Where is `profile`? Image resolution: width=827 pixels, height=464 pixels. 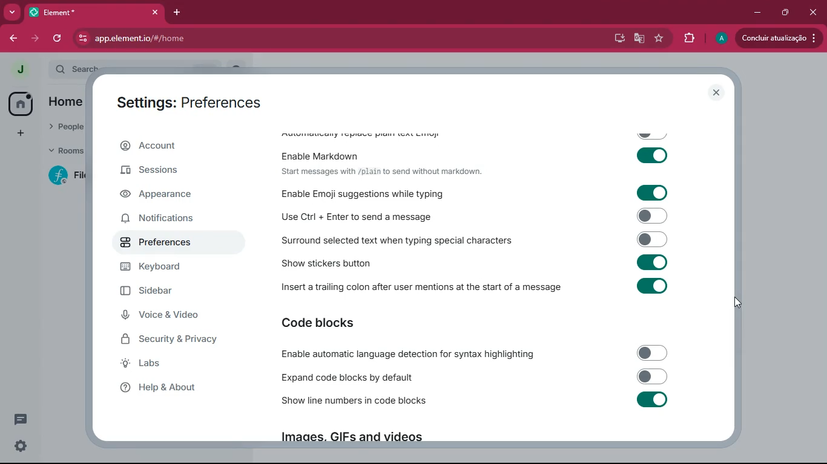
profile is located at coordinates (721, 39).